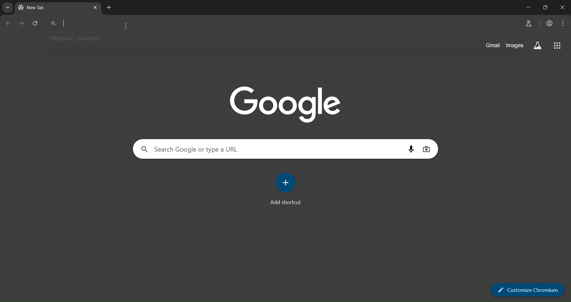  I want to click on restore down, so click(547, 7).